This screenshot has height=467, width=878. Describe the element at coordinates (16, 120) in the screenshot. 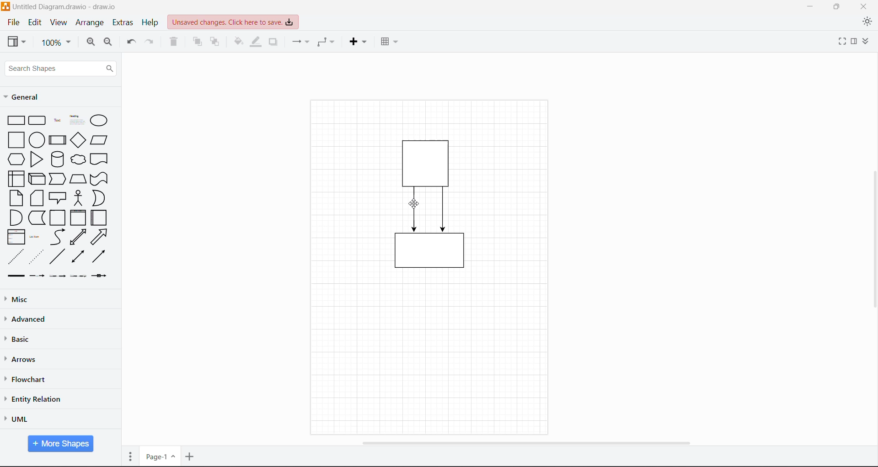

I see `Rectangle` at that location.